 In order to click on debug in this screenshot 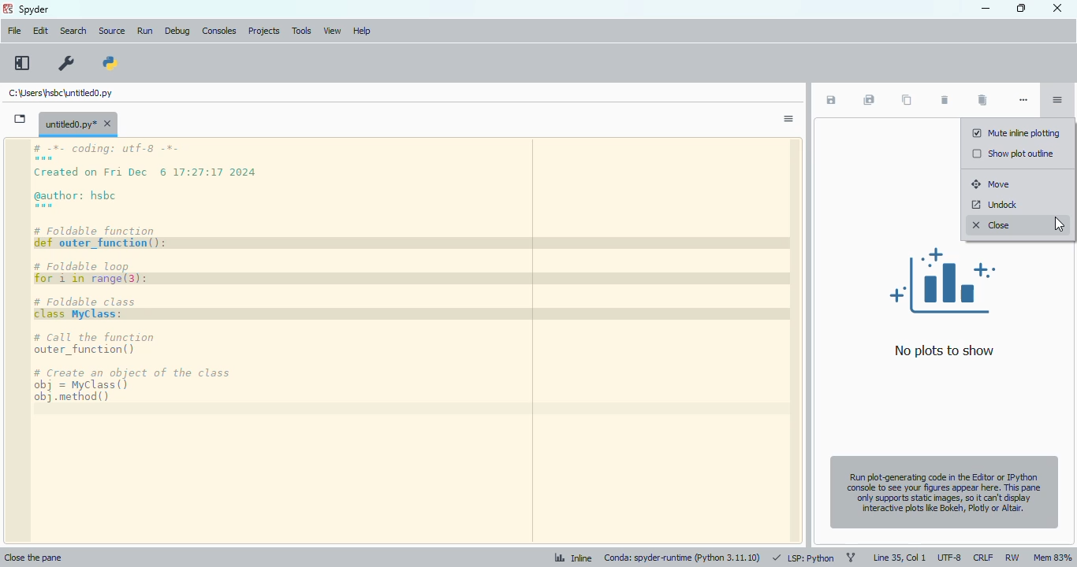, I will do `click(177, 31)`.